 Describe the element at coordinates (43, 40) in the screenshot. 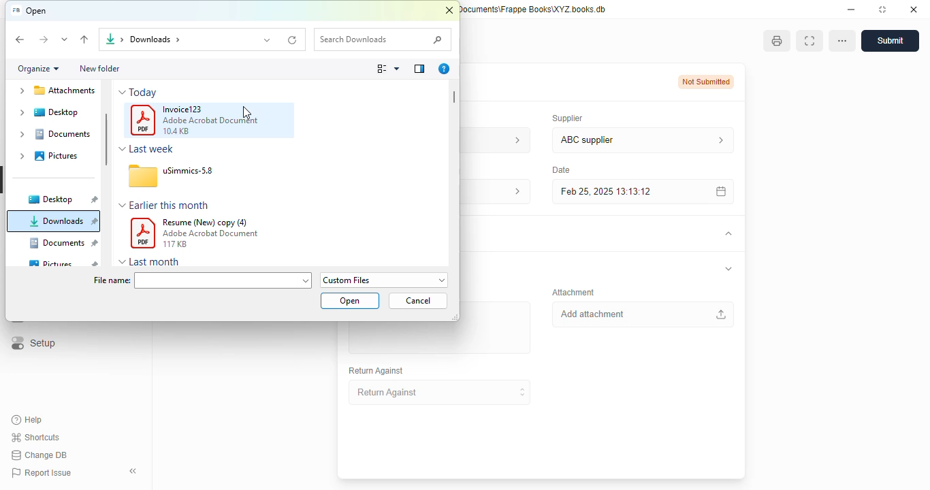

I see `forward` at that location.